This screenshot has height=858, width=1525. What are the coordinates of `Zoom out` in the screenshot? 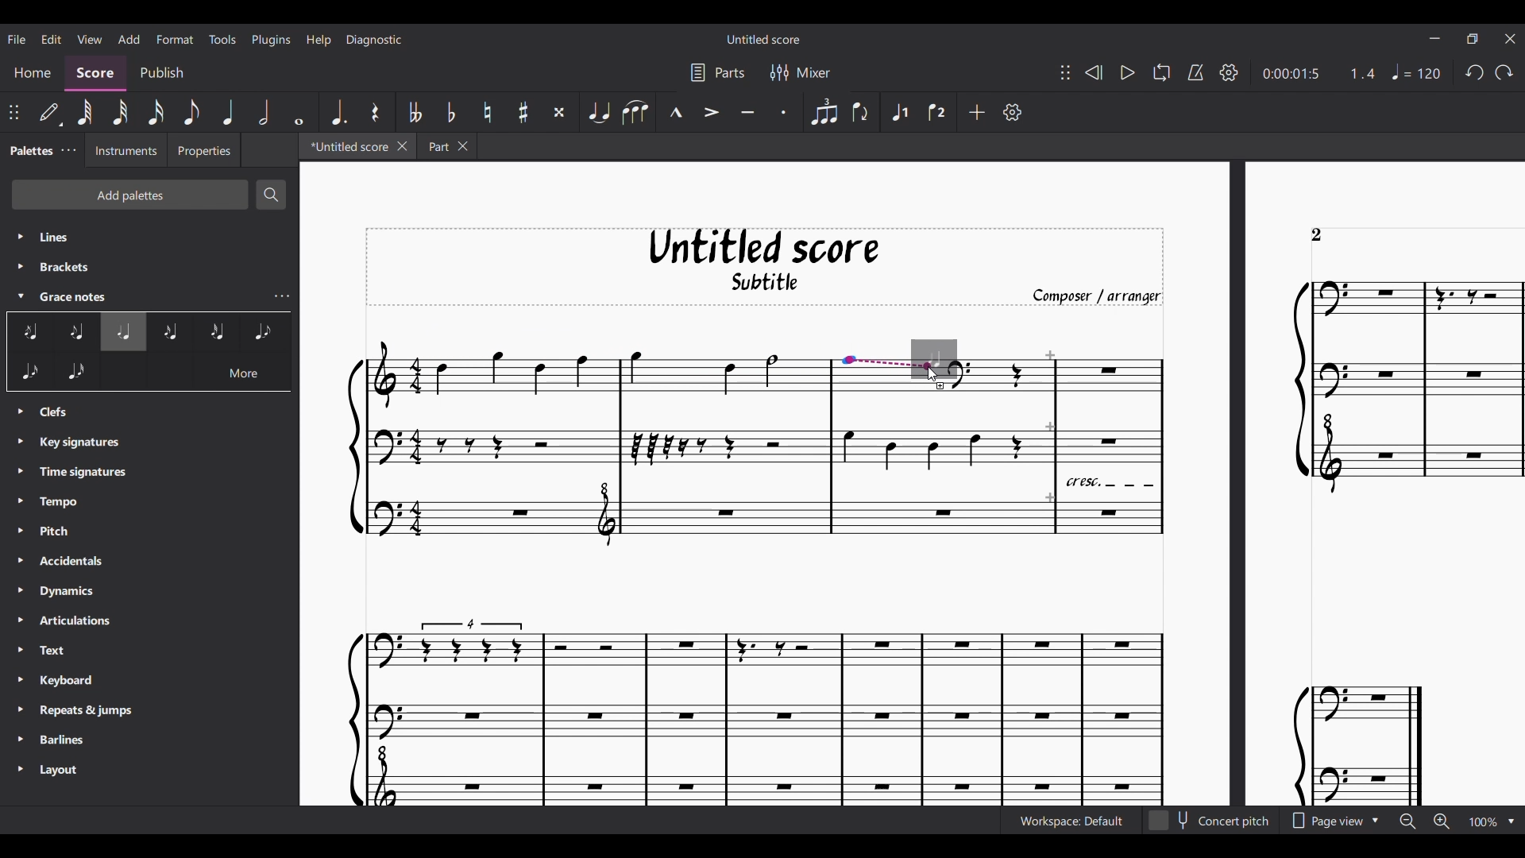 It's located at (1407, 821).